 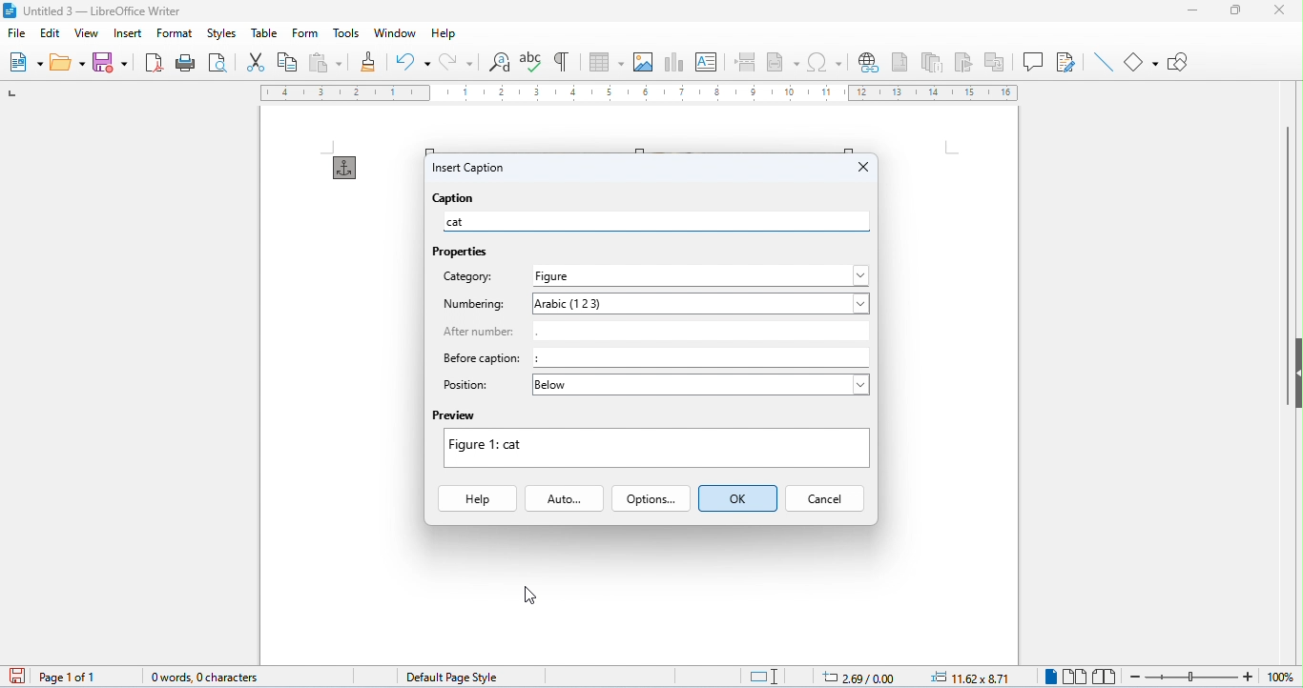 I want to click on basic shapes, so click(x=1143, y=61).